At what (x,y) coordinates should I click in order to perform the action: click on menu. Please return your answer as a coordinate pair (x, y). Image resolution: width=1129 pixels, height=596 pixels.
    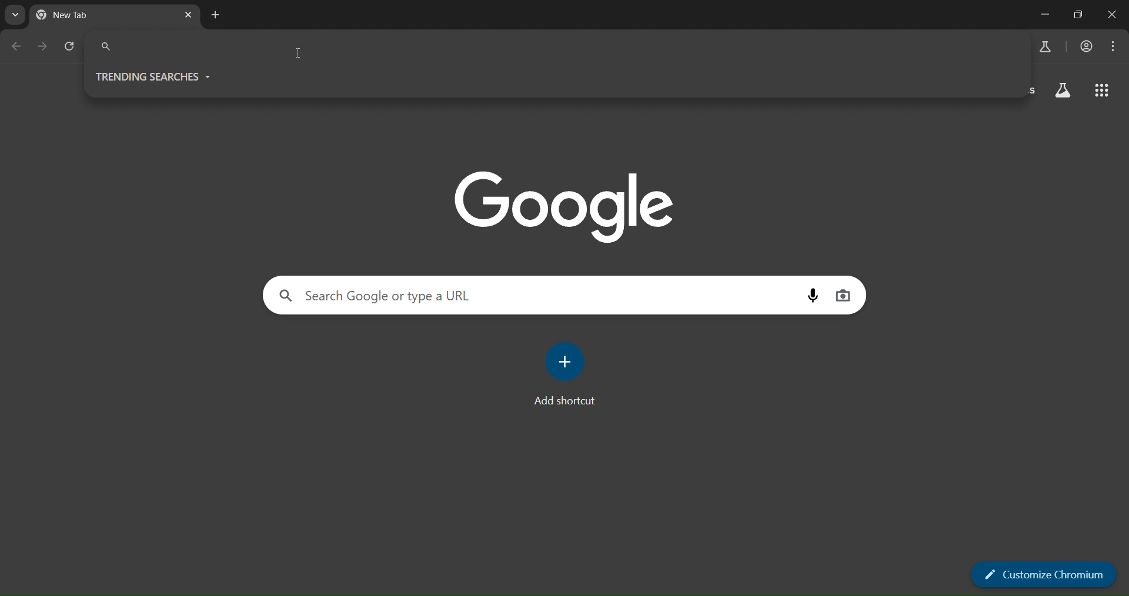
    Looking at the image, I should click on (1113, 46).